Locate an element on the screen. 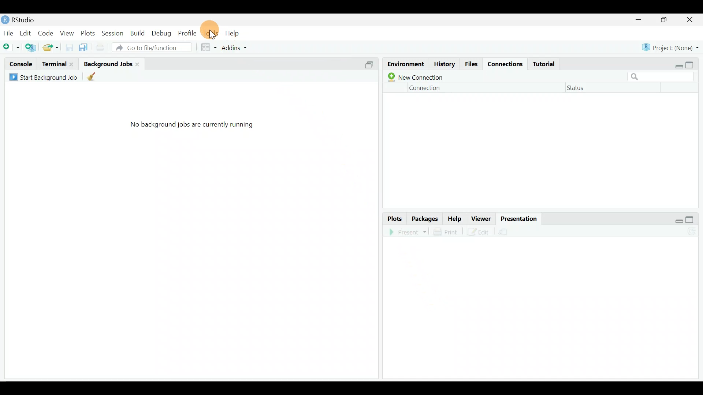 The width and height of the screenshot is (703, 395). Start Background Job is located at coordinates (45, 78).